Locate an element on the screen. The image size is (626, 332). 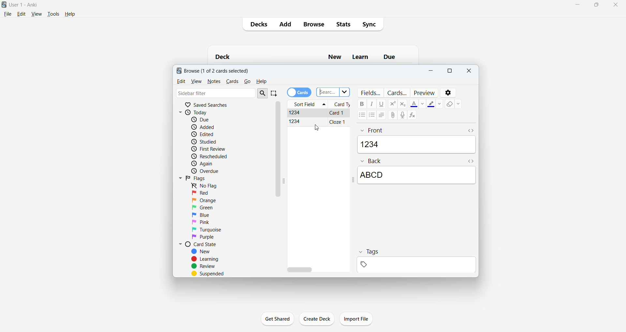
Basic card is located at coordinates (320, 113).